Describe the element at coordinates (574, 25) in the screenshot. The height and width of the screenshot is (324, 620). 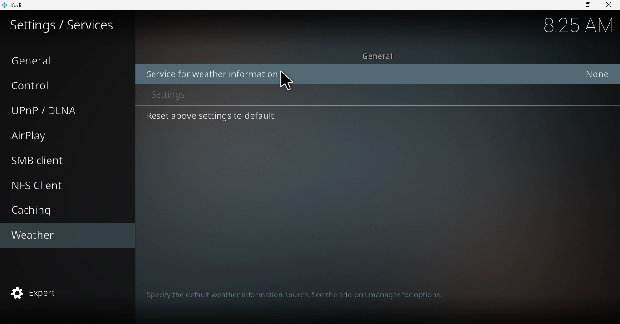
I see `8:25AM` at that location.